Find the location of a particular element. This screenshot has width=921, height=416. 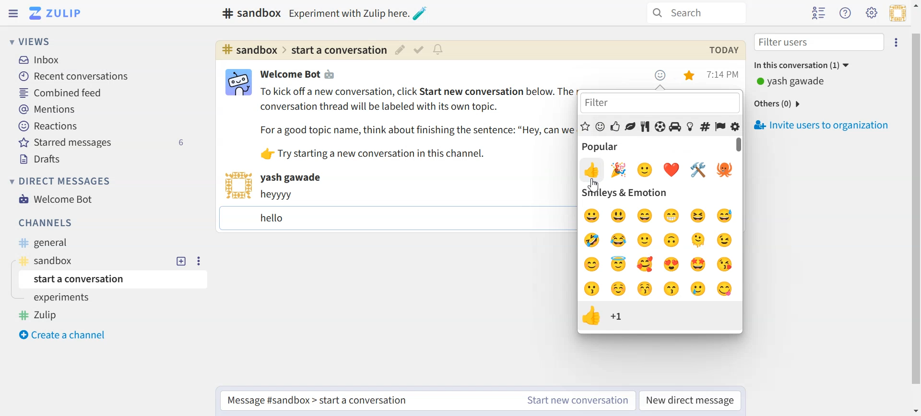

big smile is located at coordinates (647, 217).